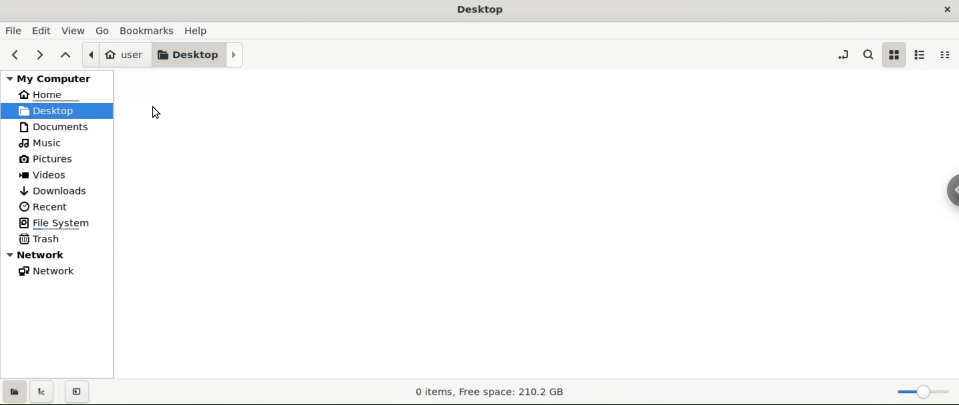 The height and width of the screenshot is (405, 959). Describe the element at coordinates (55, 144) in the screenshot. I see `music` at that location.